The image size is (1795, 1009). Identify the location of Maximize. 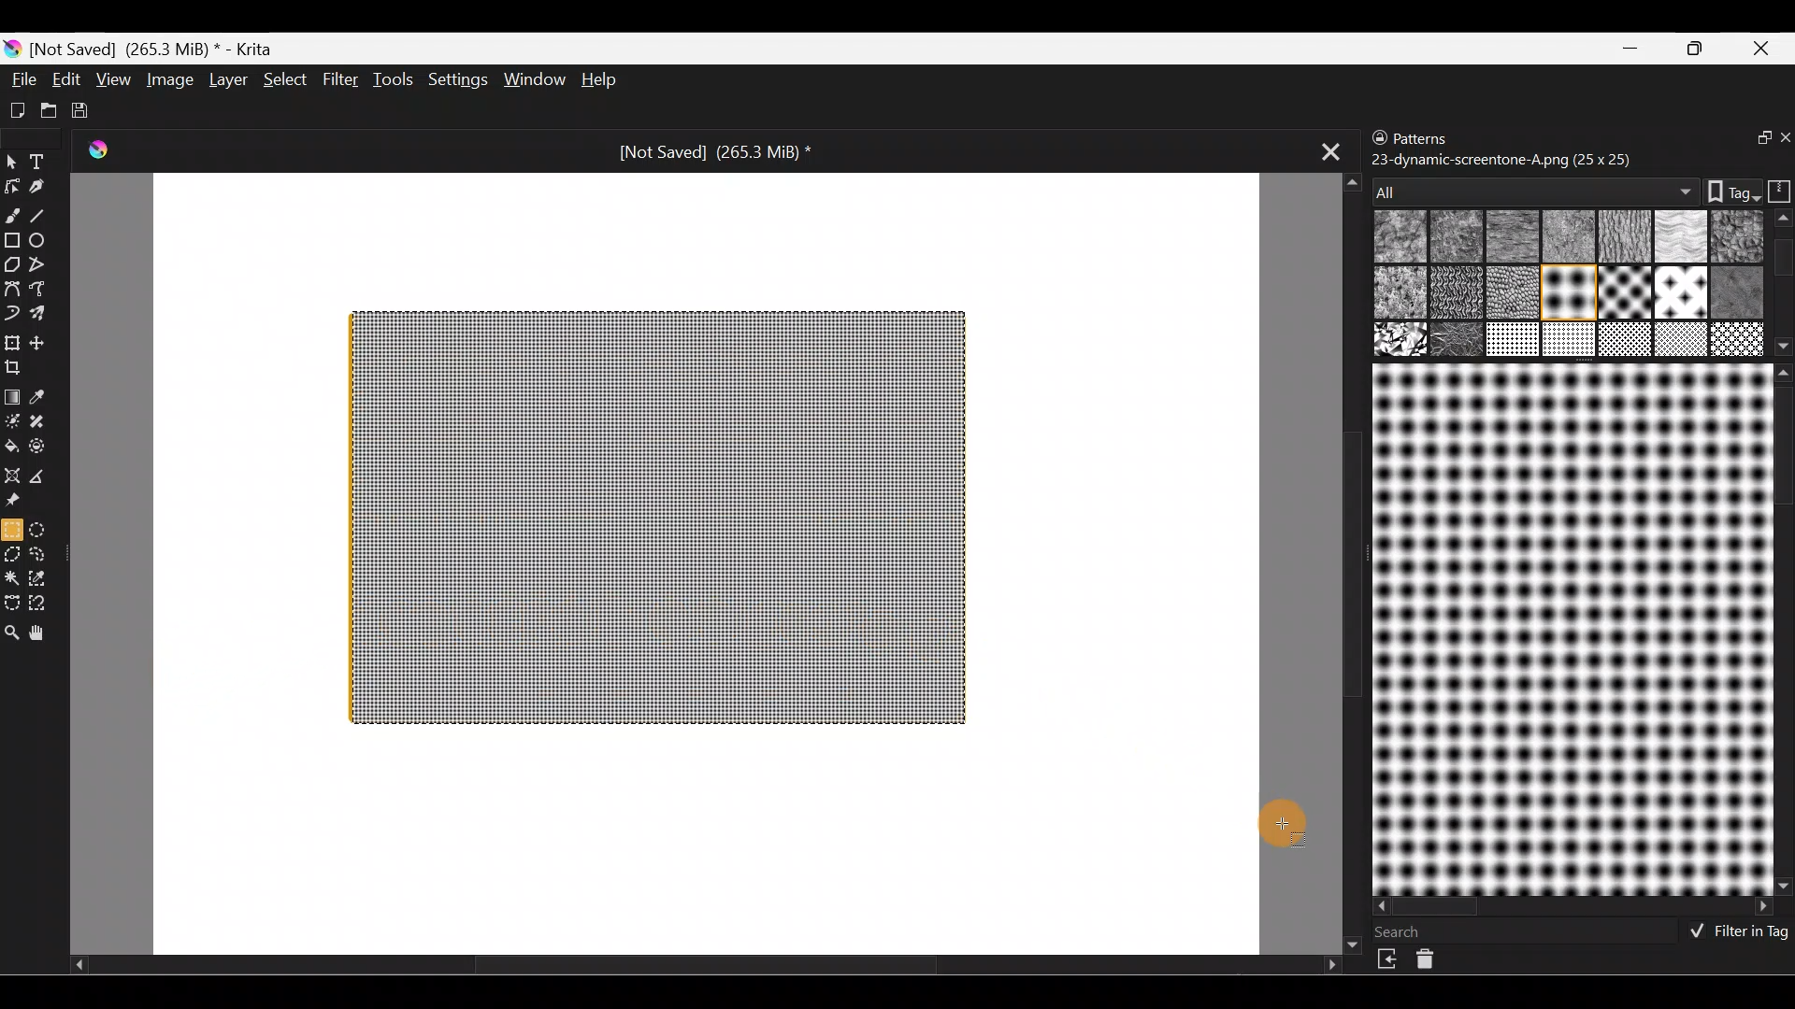
(1700, 49).